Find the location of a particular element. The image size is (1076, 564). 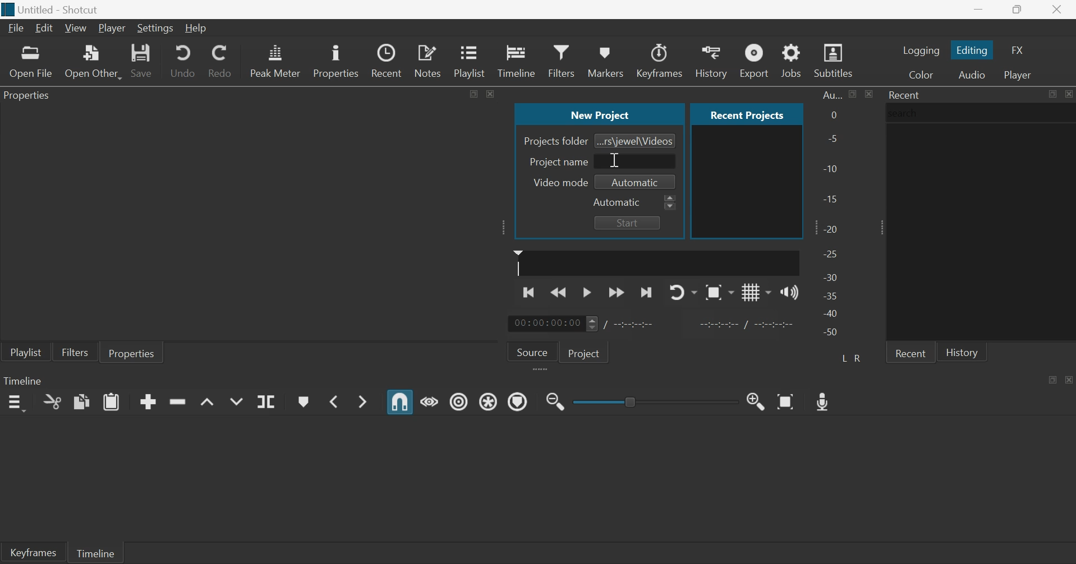

Play quickly forward is located at coordinates (617, 292).